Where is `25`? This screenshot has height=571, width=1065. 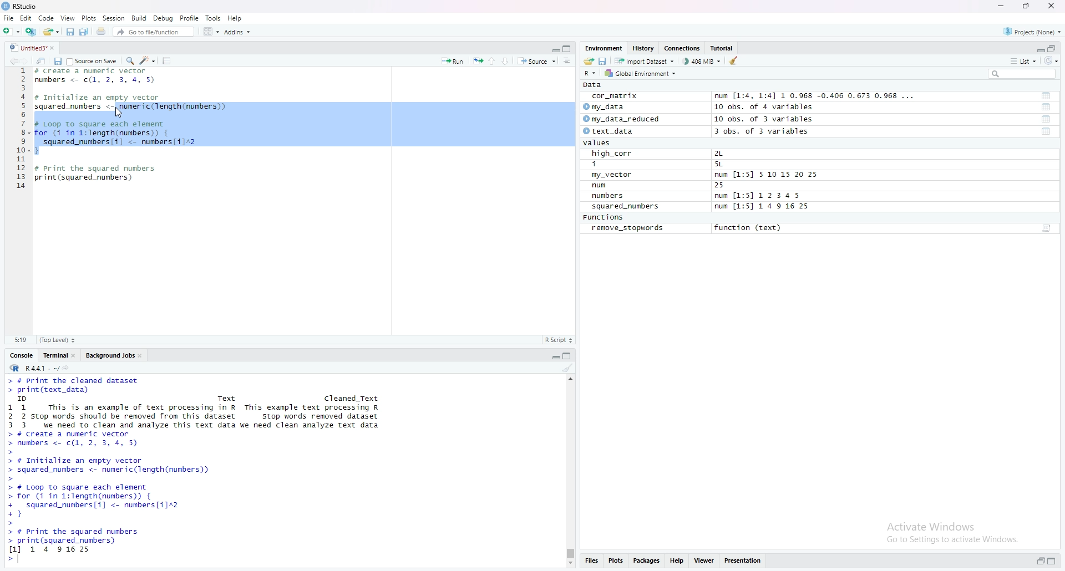
25 is located at coordinates (731, 186).